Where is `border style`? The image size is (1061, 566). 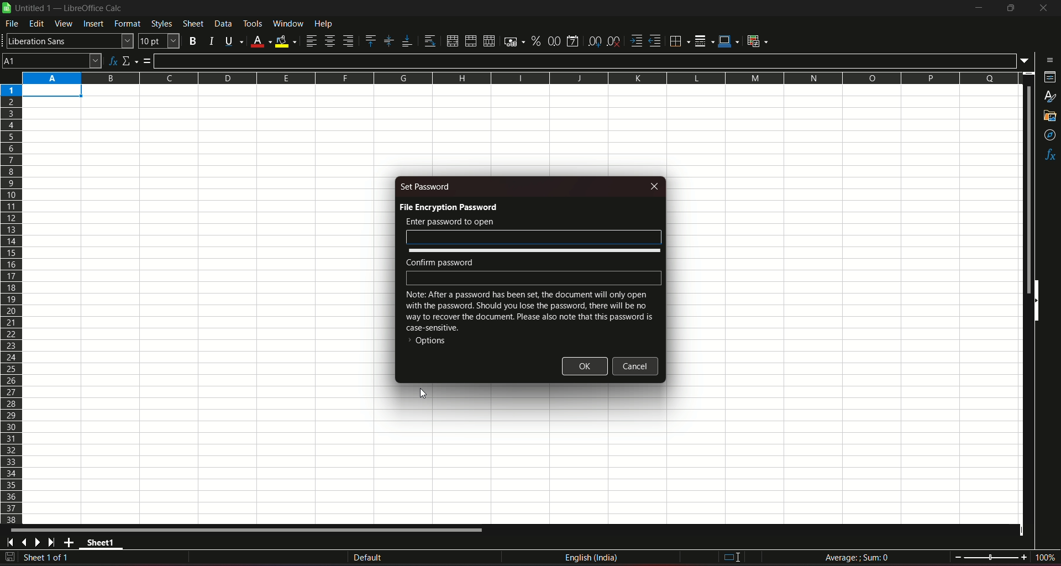 border style is located at coordinates (705, 40).